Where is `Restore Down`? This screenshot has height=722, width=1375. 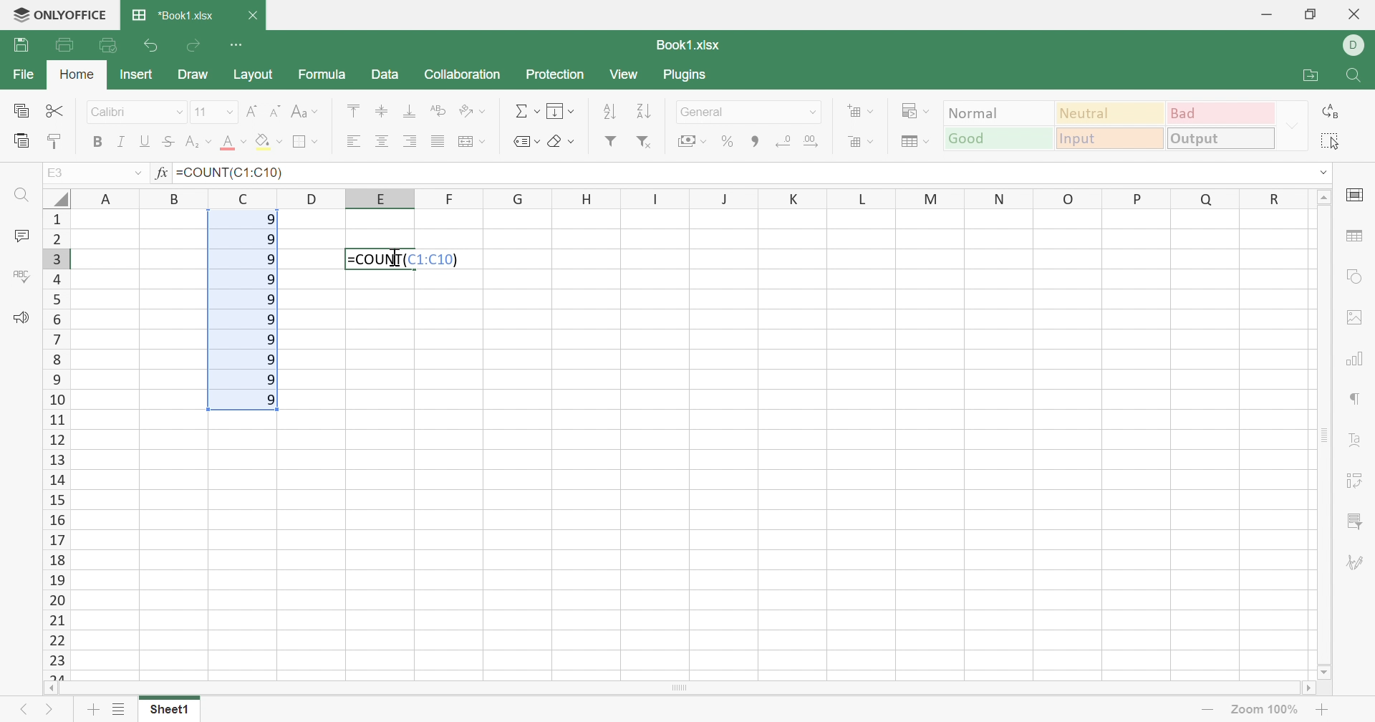 Restore Down is located at coordinates (1309, 12).